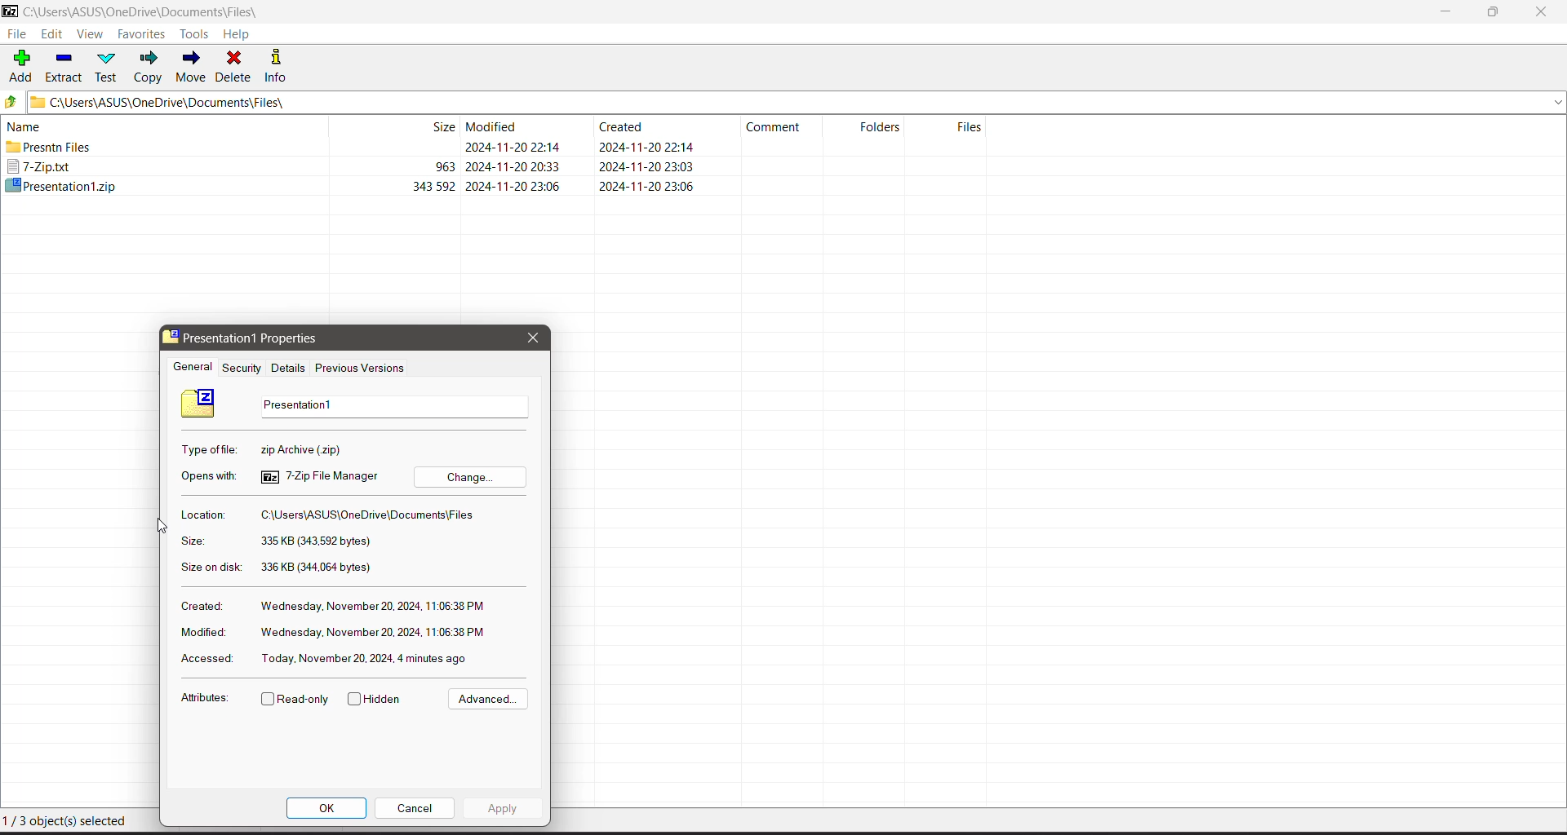  Describe the element at coordinates (261, 338) in the screenshot. I see `Selected File properties` at that location.